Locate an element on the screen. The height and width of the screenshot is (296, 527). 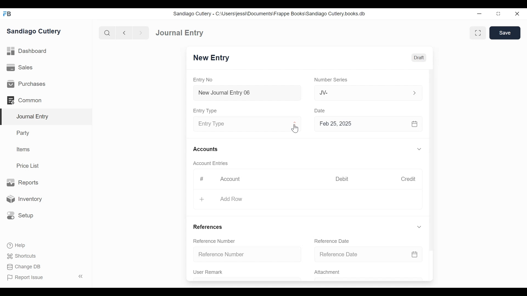
Report Issue is located at coordinates (46, 277).